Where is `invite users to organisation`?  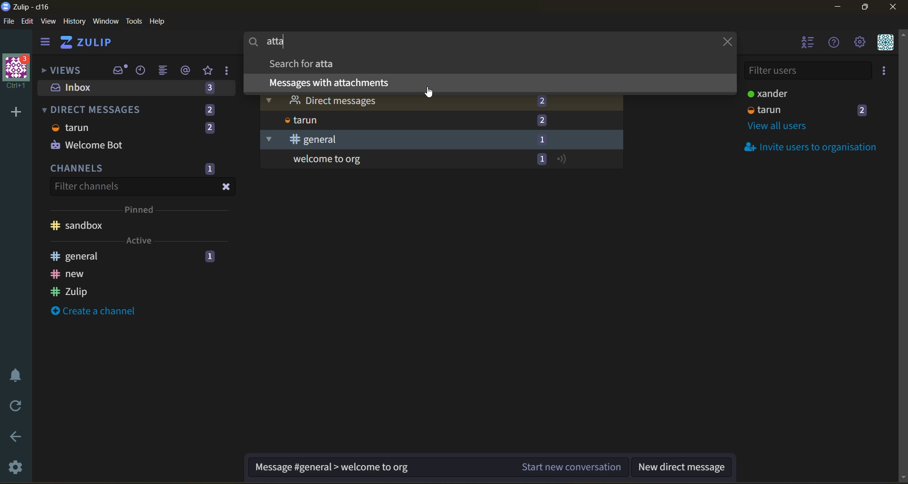 invite users to organisation is located at coordinates (885, 70).